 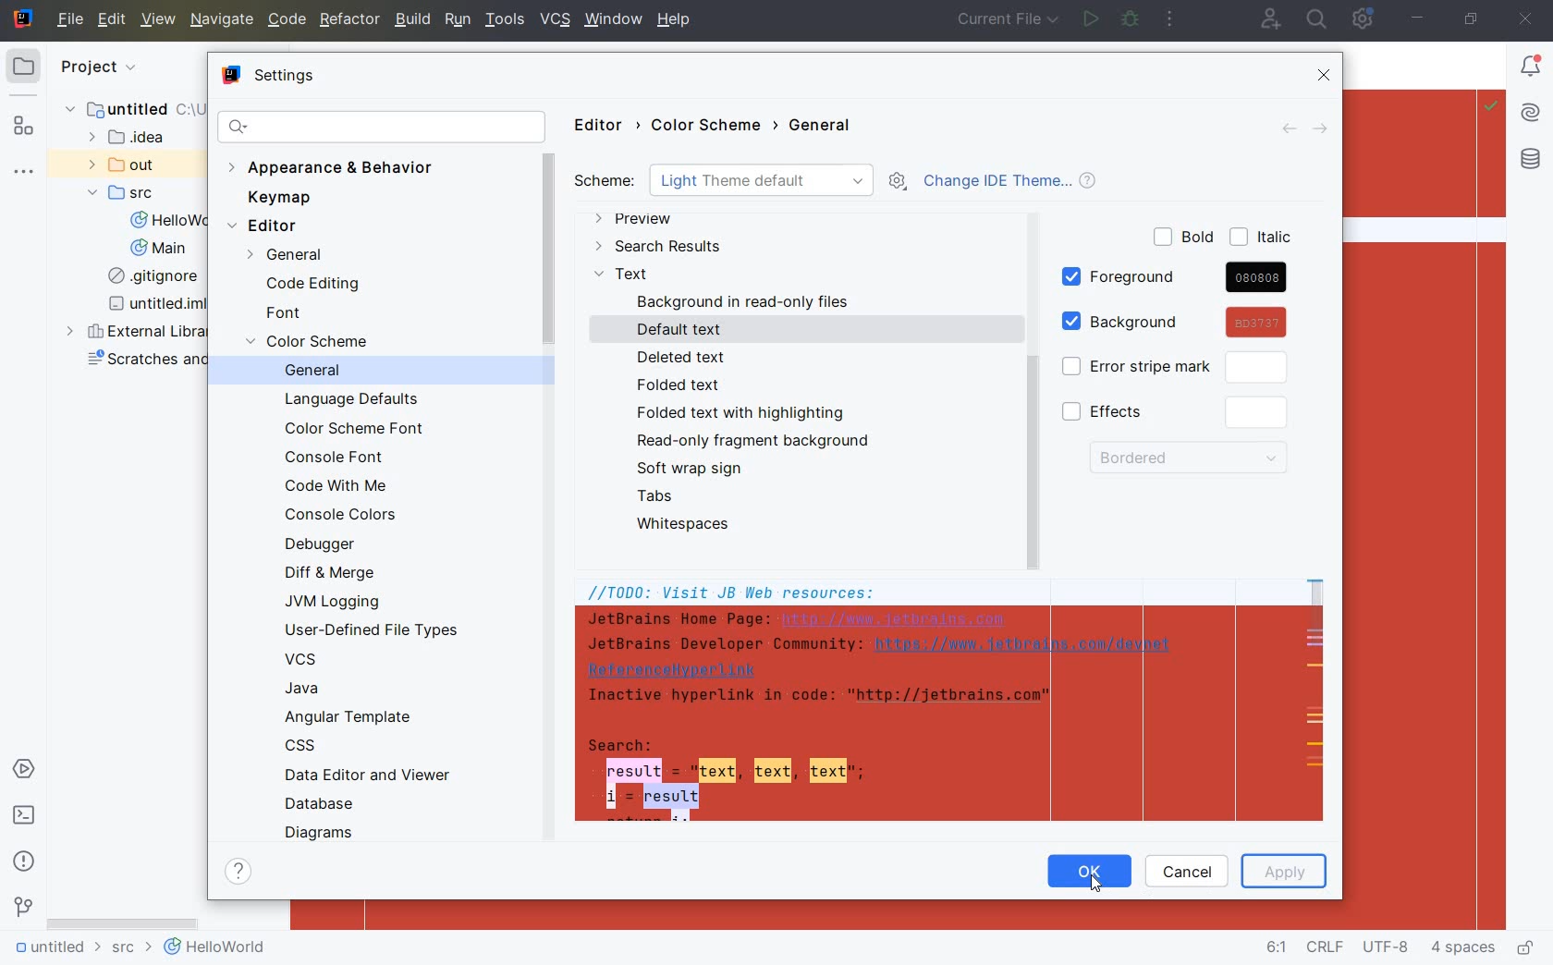 What do you see at coordinates (302, 659) in the screenshot?
I see `VCS` at bounding box center [302, 659].